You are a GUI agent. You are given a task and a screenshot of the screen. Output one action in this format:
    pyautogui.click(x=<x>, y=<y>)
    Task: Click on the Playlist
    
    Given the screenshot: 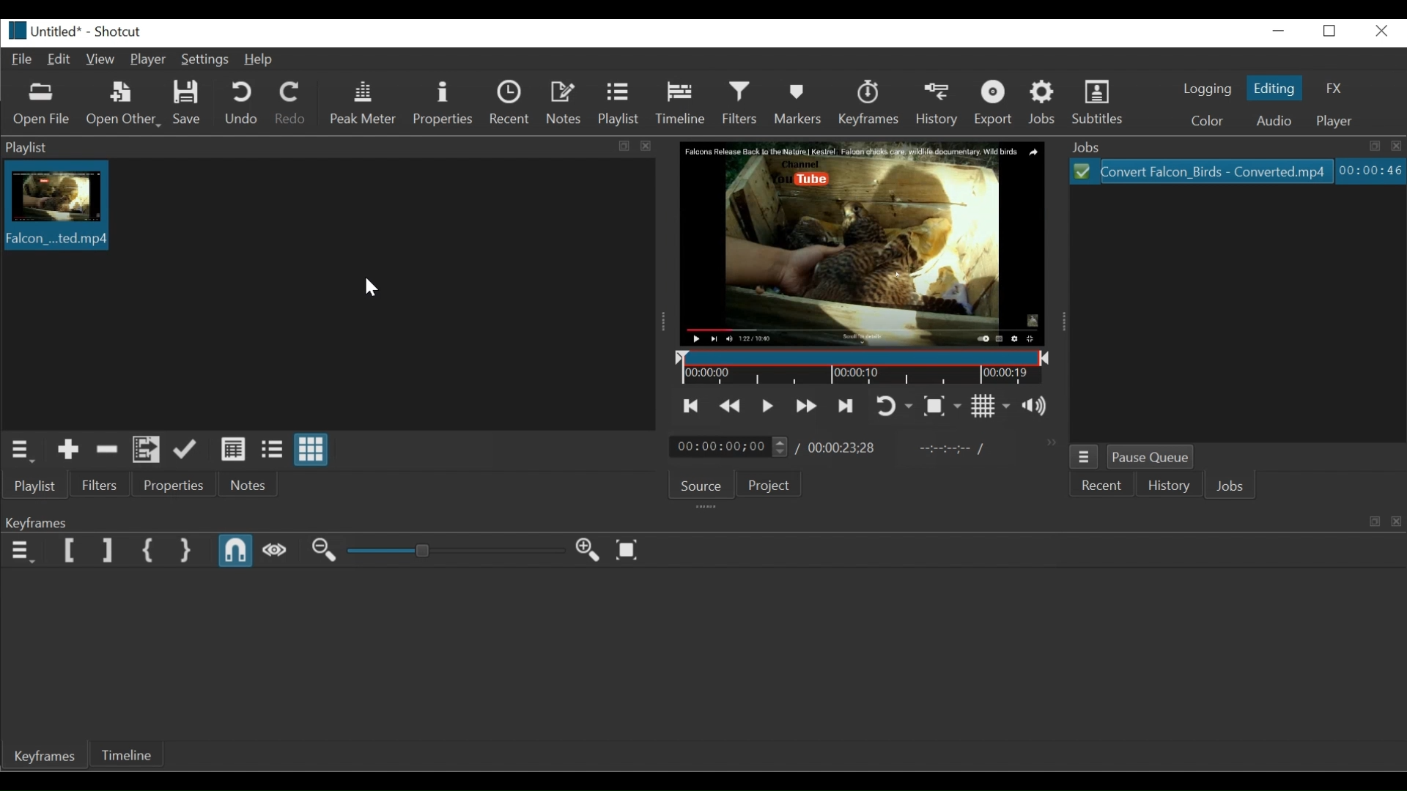 What is the action you would take?
    pyautogui.click(x=328, y=147)
    